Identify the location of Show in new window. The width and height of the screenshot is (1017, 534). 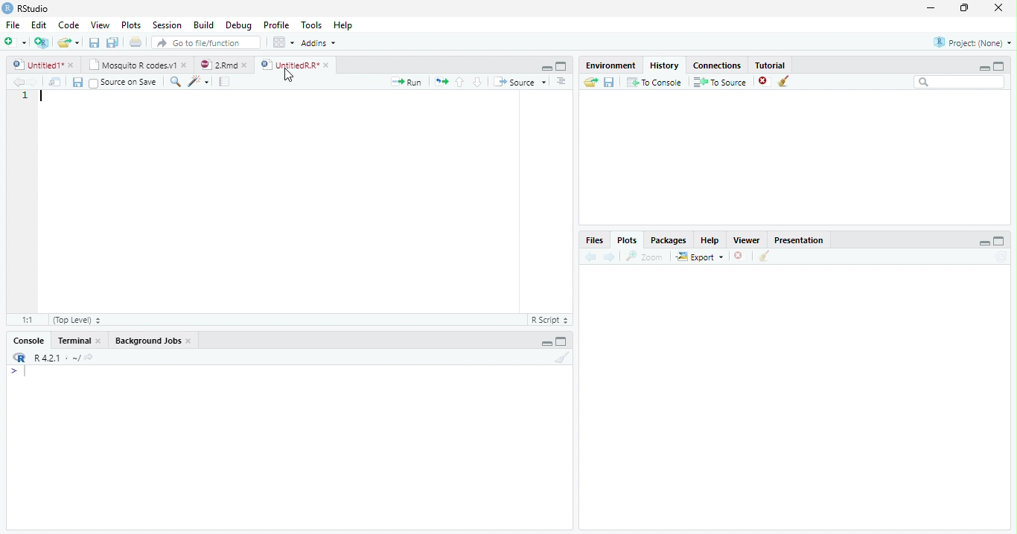
(54, 83).